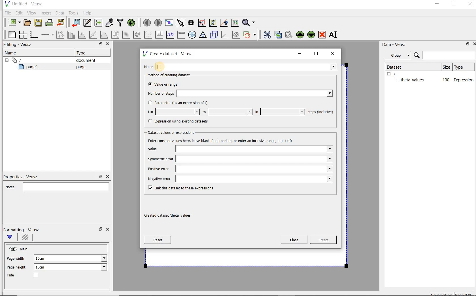 Image resolution: width=476 pixels, height=296 pixels. What do you see at coordinates (203, 23) in the screenshot?
I see `click or draw a rectangle to zoom graph axes` at bounding box center [203, 23].